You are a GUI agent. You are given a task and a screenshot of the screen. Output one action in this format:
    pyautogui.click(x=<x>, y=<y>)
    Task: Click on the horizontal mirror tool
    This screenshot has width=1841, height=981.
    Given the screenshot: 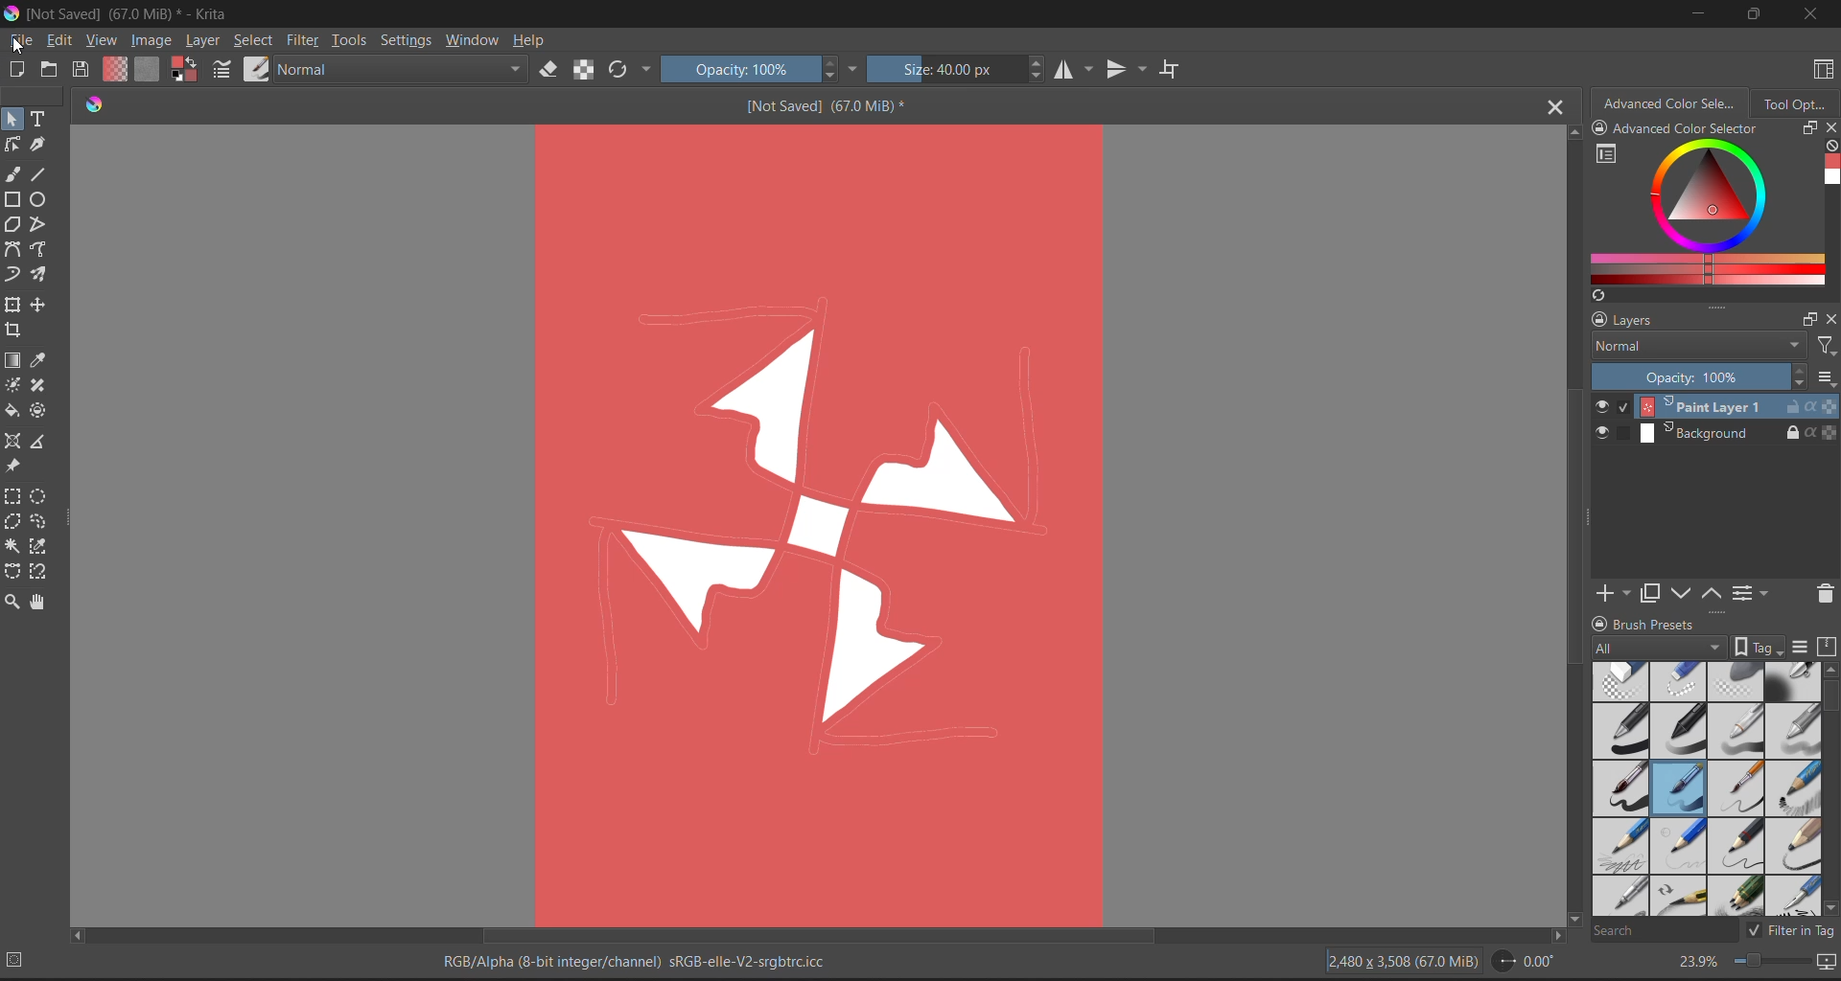 What is the action you would take?
    pyautogui.click(x=1076, y=71)
    